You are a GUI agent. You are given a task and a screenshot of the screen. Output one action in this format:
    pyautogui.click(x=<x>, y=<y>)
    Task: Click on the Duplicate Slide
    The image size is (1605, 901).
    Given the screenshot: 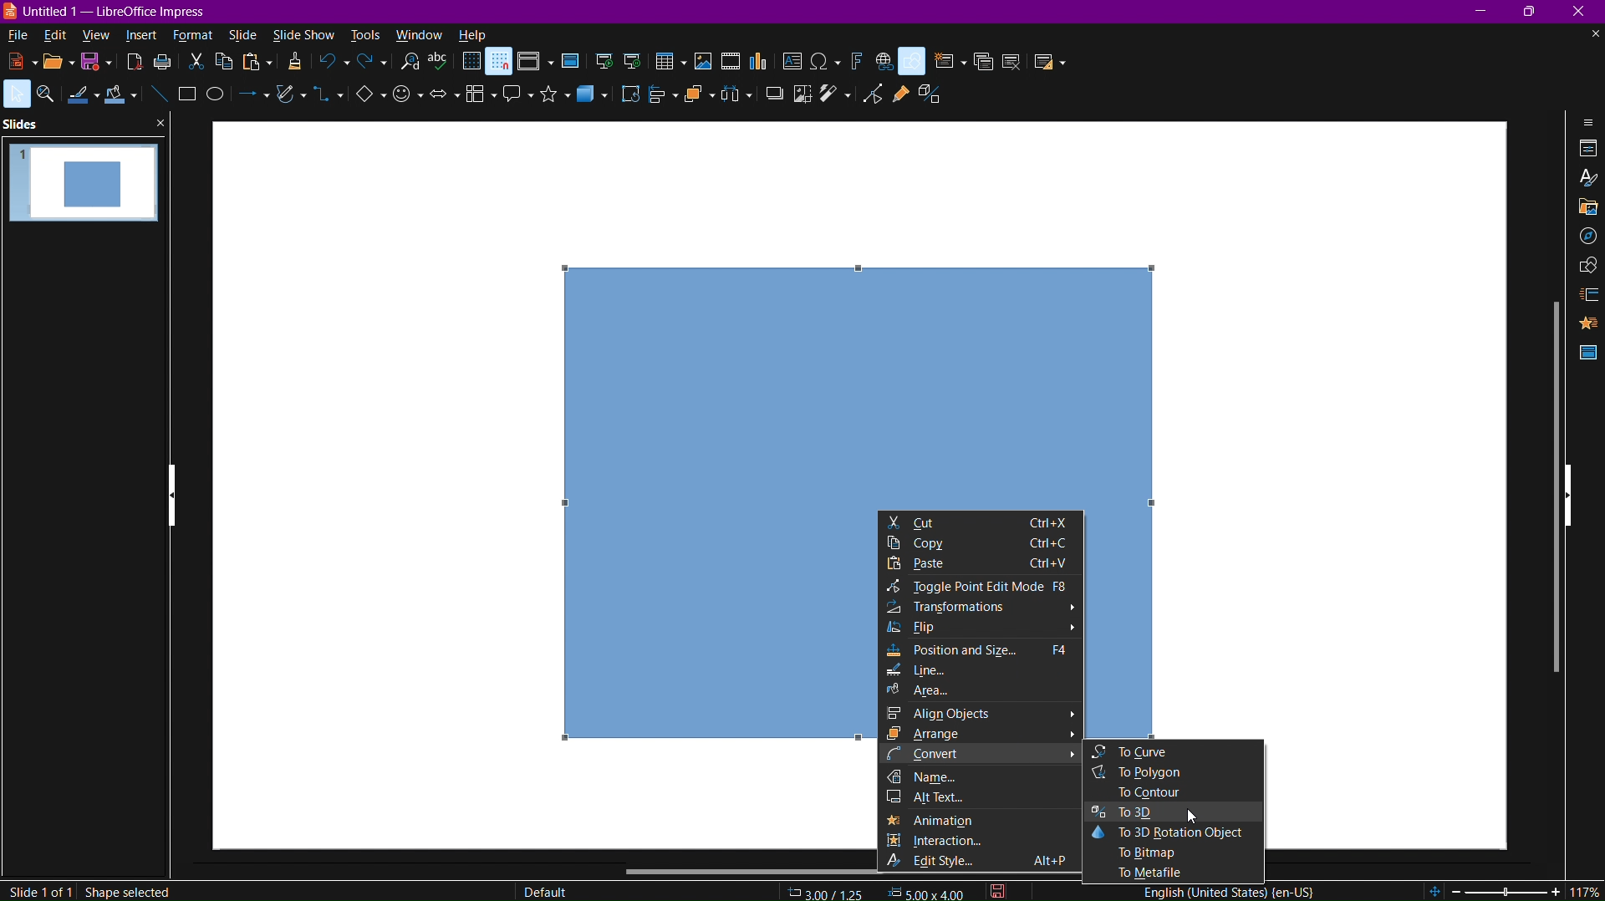 What is the action you would take?
    pyautogui.click(x=982, y=62)
    